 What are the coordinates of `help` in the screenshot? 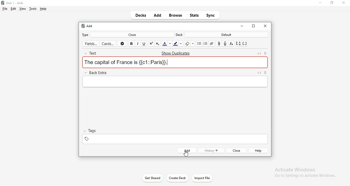 It's located at (259, 150).